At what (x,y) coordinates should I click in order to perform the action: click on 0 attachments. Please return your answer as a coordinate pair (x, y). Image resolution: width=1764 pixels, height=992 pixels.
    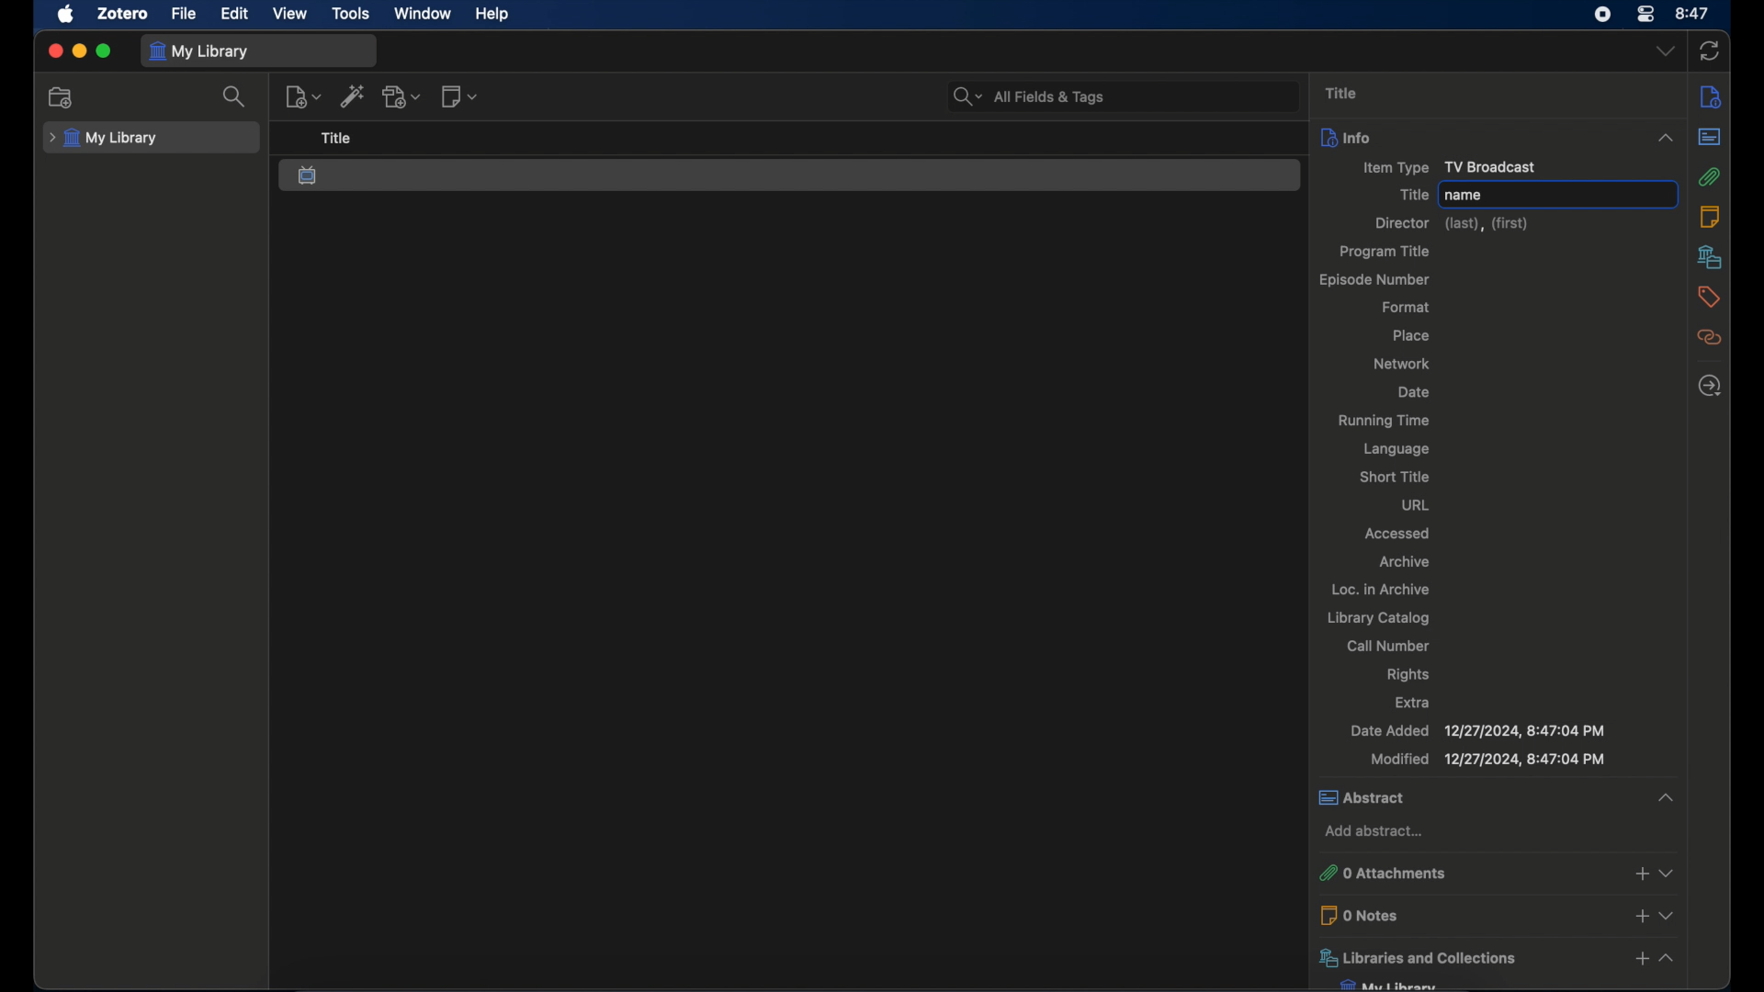
    Looking at the image, I should click on (1465, 874).